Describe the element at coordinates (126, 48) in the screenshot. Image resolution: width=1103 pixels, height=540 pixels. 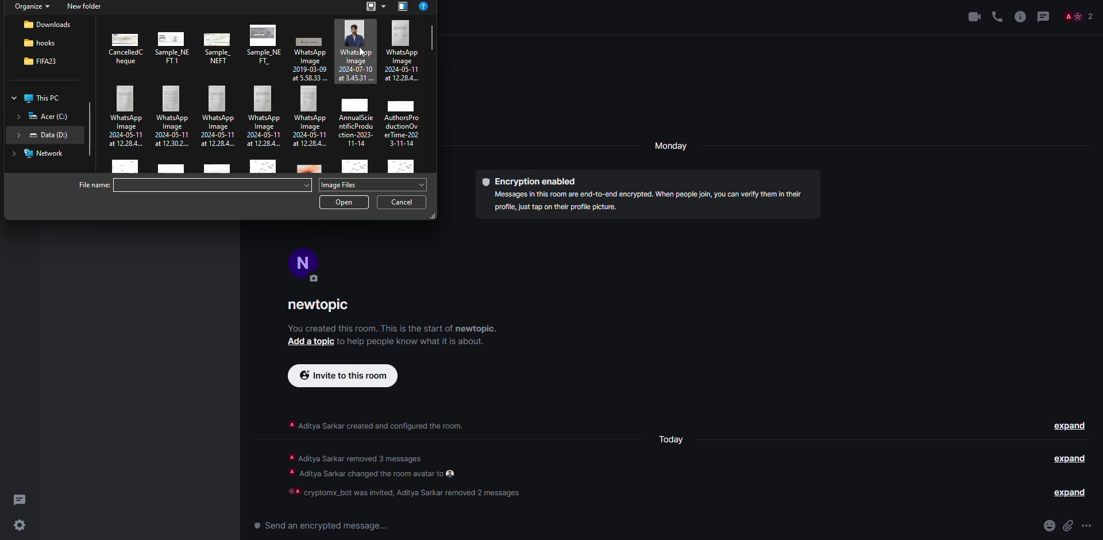
I see `click to select` at that location.